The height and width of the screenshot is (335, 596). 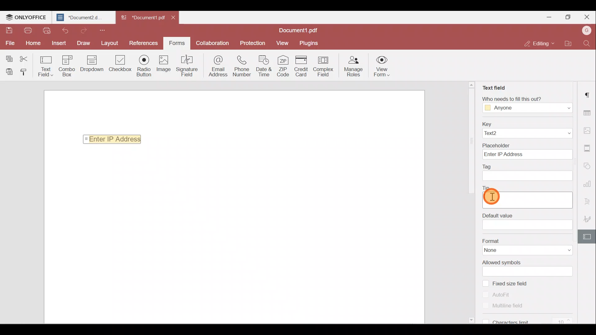 What do you see at coordinates (8, 30) in the screenshot?
I see `Save` at bounding box center [8, 30].